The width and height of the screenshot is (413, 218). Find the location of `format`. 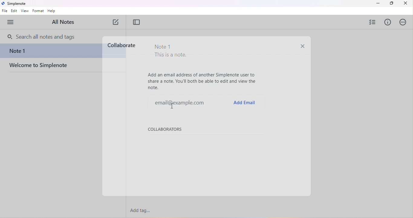

format is located at coordinates (38, 11).